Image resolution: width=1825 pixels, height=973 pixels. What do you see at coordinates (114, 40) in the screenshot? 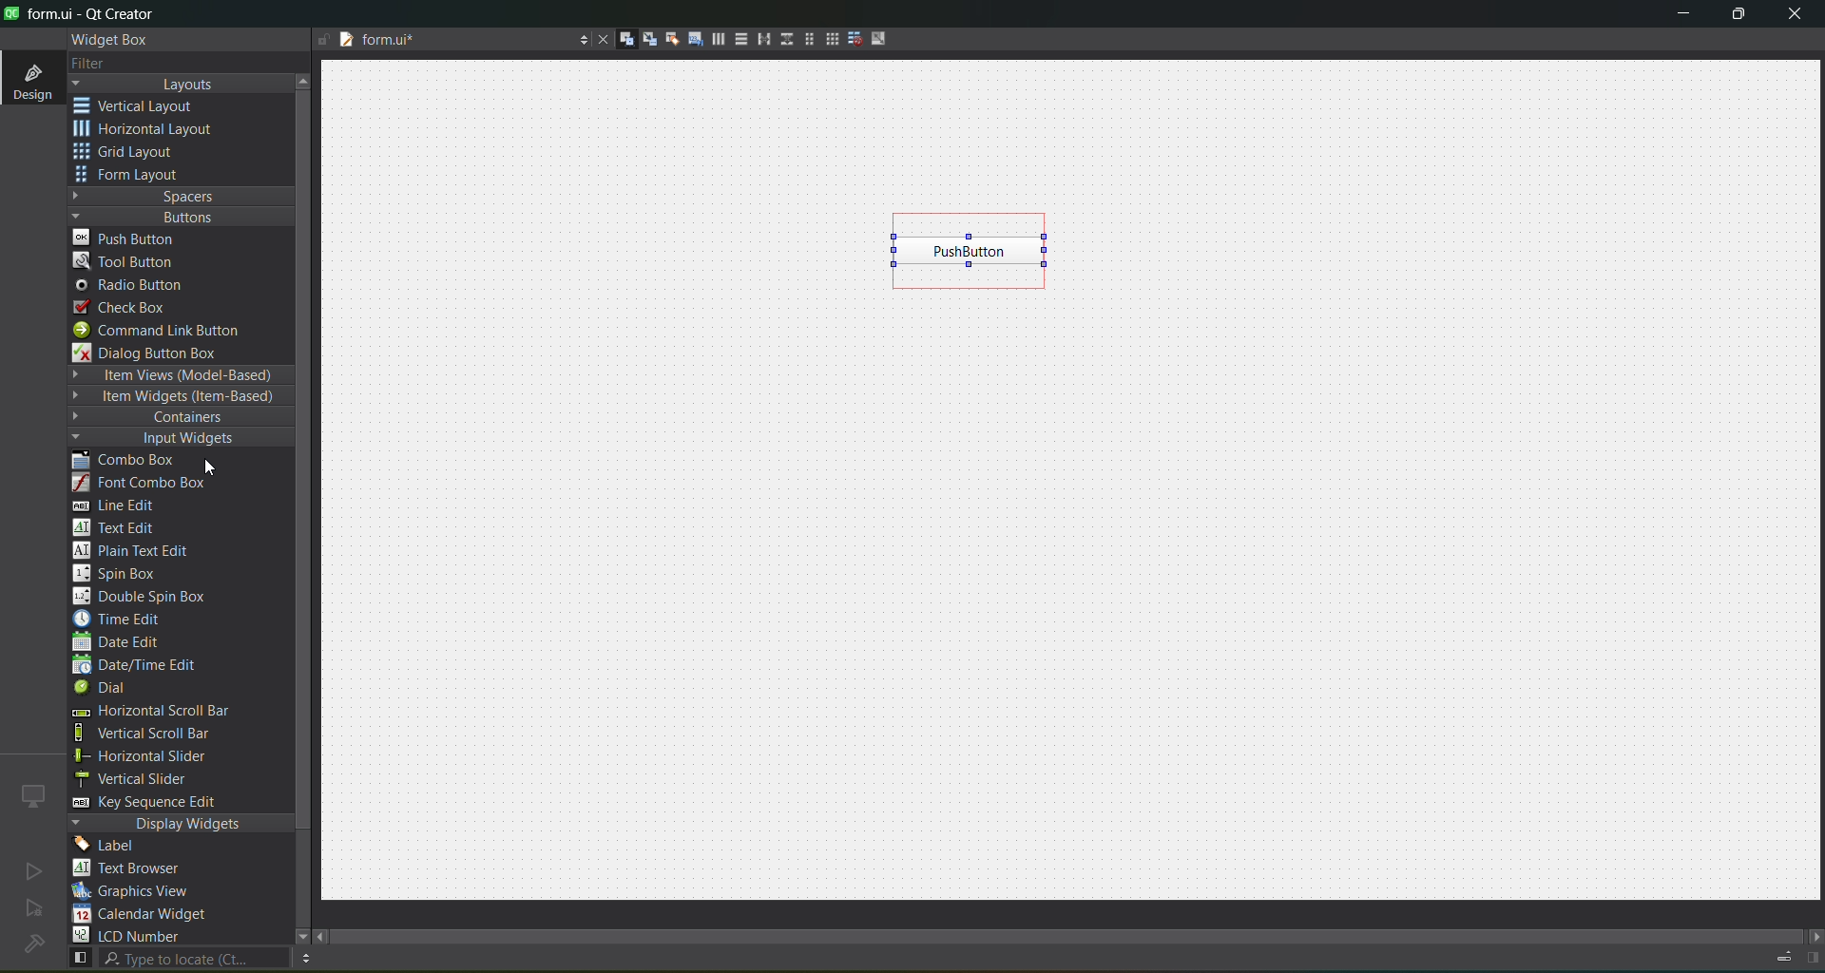
I see `widget box` at bounding box center [114, 40].